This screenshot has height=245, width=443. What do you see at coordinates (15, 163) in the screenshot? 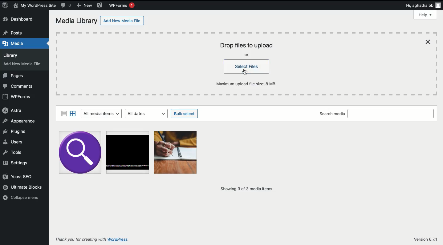
I see `Settings` at bounding box center [15, 163].